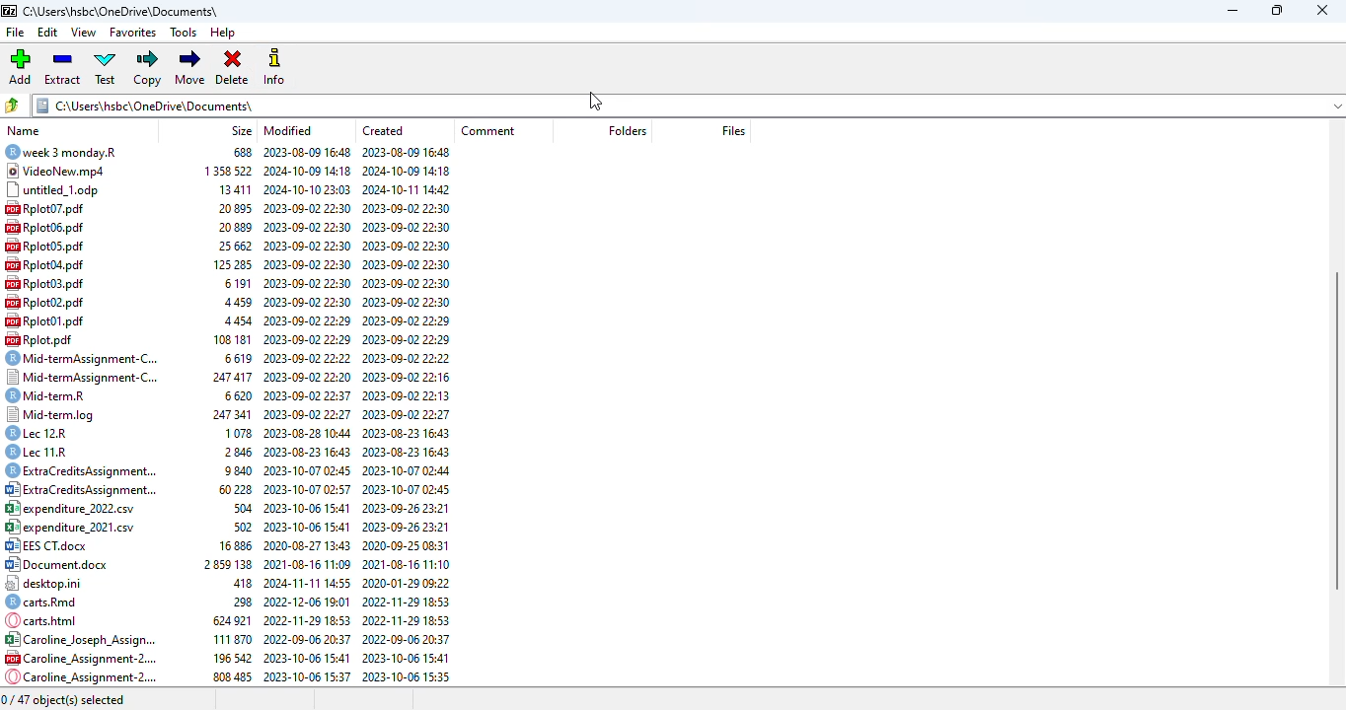 The image size is (1346, 710). I want to click on 2023-10-06 15:41, so click(308, 530).